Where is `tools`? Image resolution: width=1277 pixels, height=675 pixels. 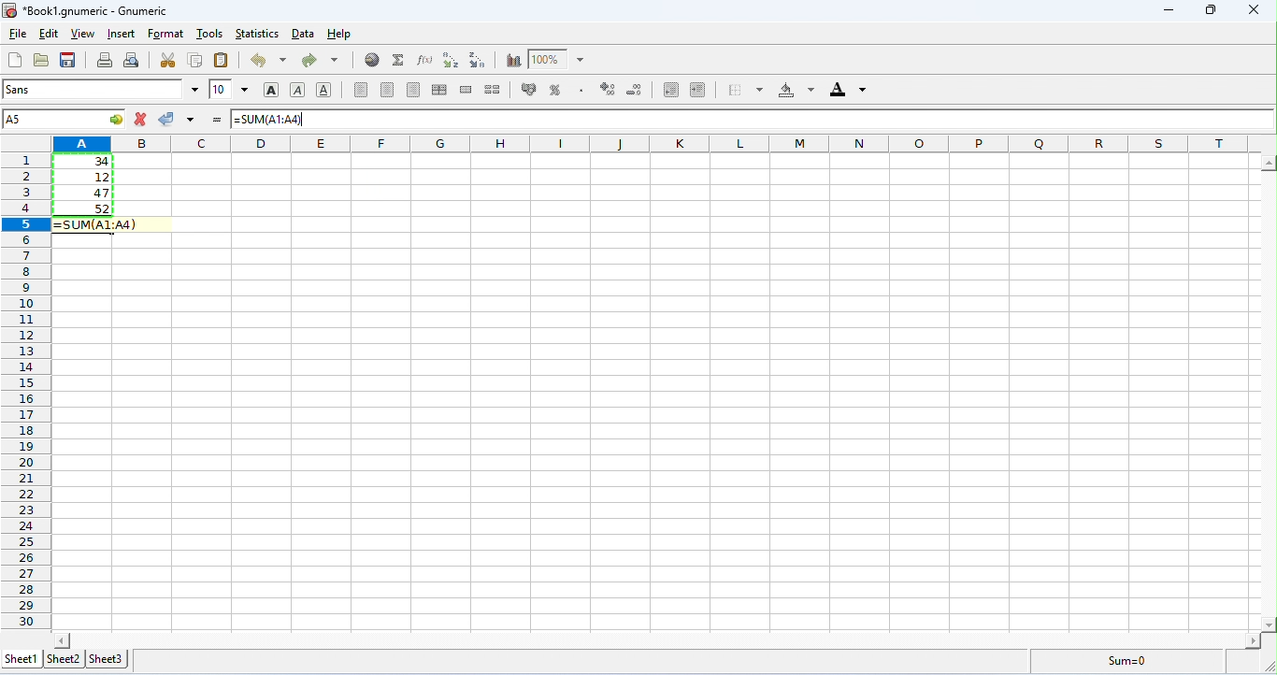
tools is located at coordinates (210, 33).